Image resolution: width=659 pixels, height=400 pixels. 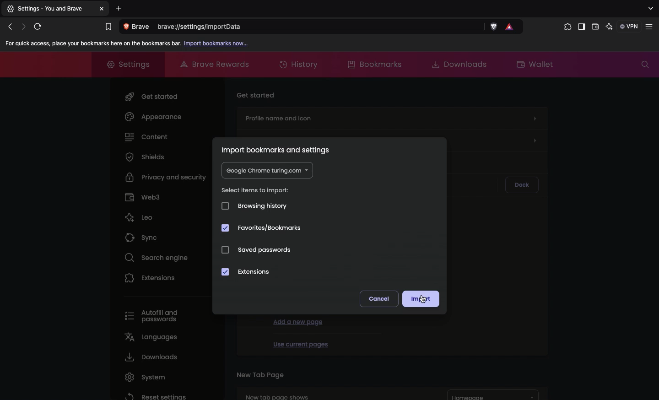 I want to click on Reload this page, so click(x=40, y=26).